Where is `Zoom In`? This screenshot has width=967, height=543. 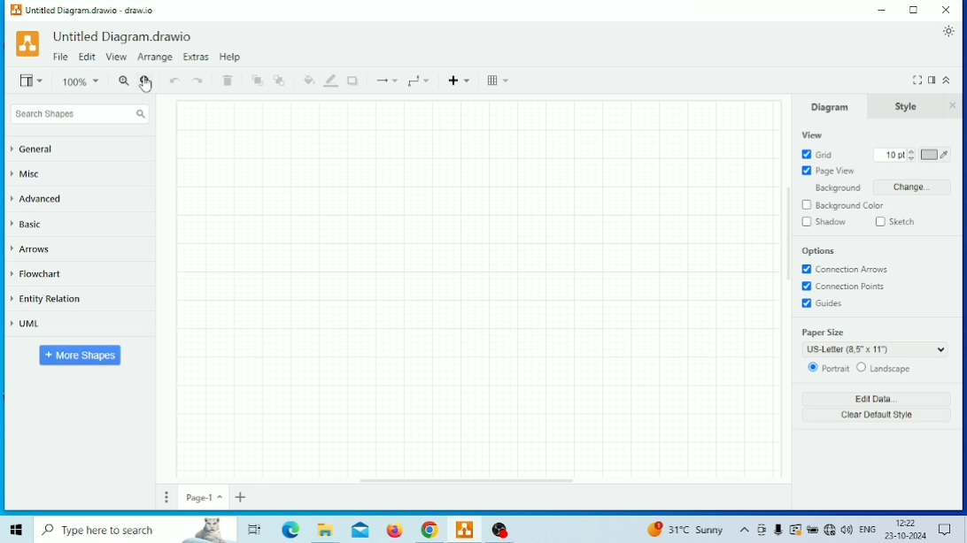 Zoom In is located at coordinates (124, 80).